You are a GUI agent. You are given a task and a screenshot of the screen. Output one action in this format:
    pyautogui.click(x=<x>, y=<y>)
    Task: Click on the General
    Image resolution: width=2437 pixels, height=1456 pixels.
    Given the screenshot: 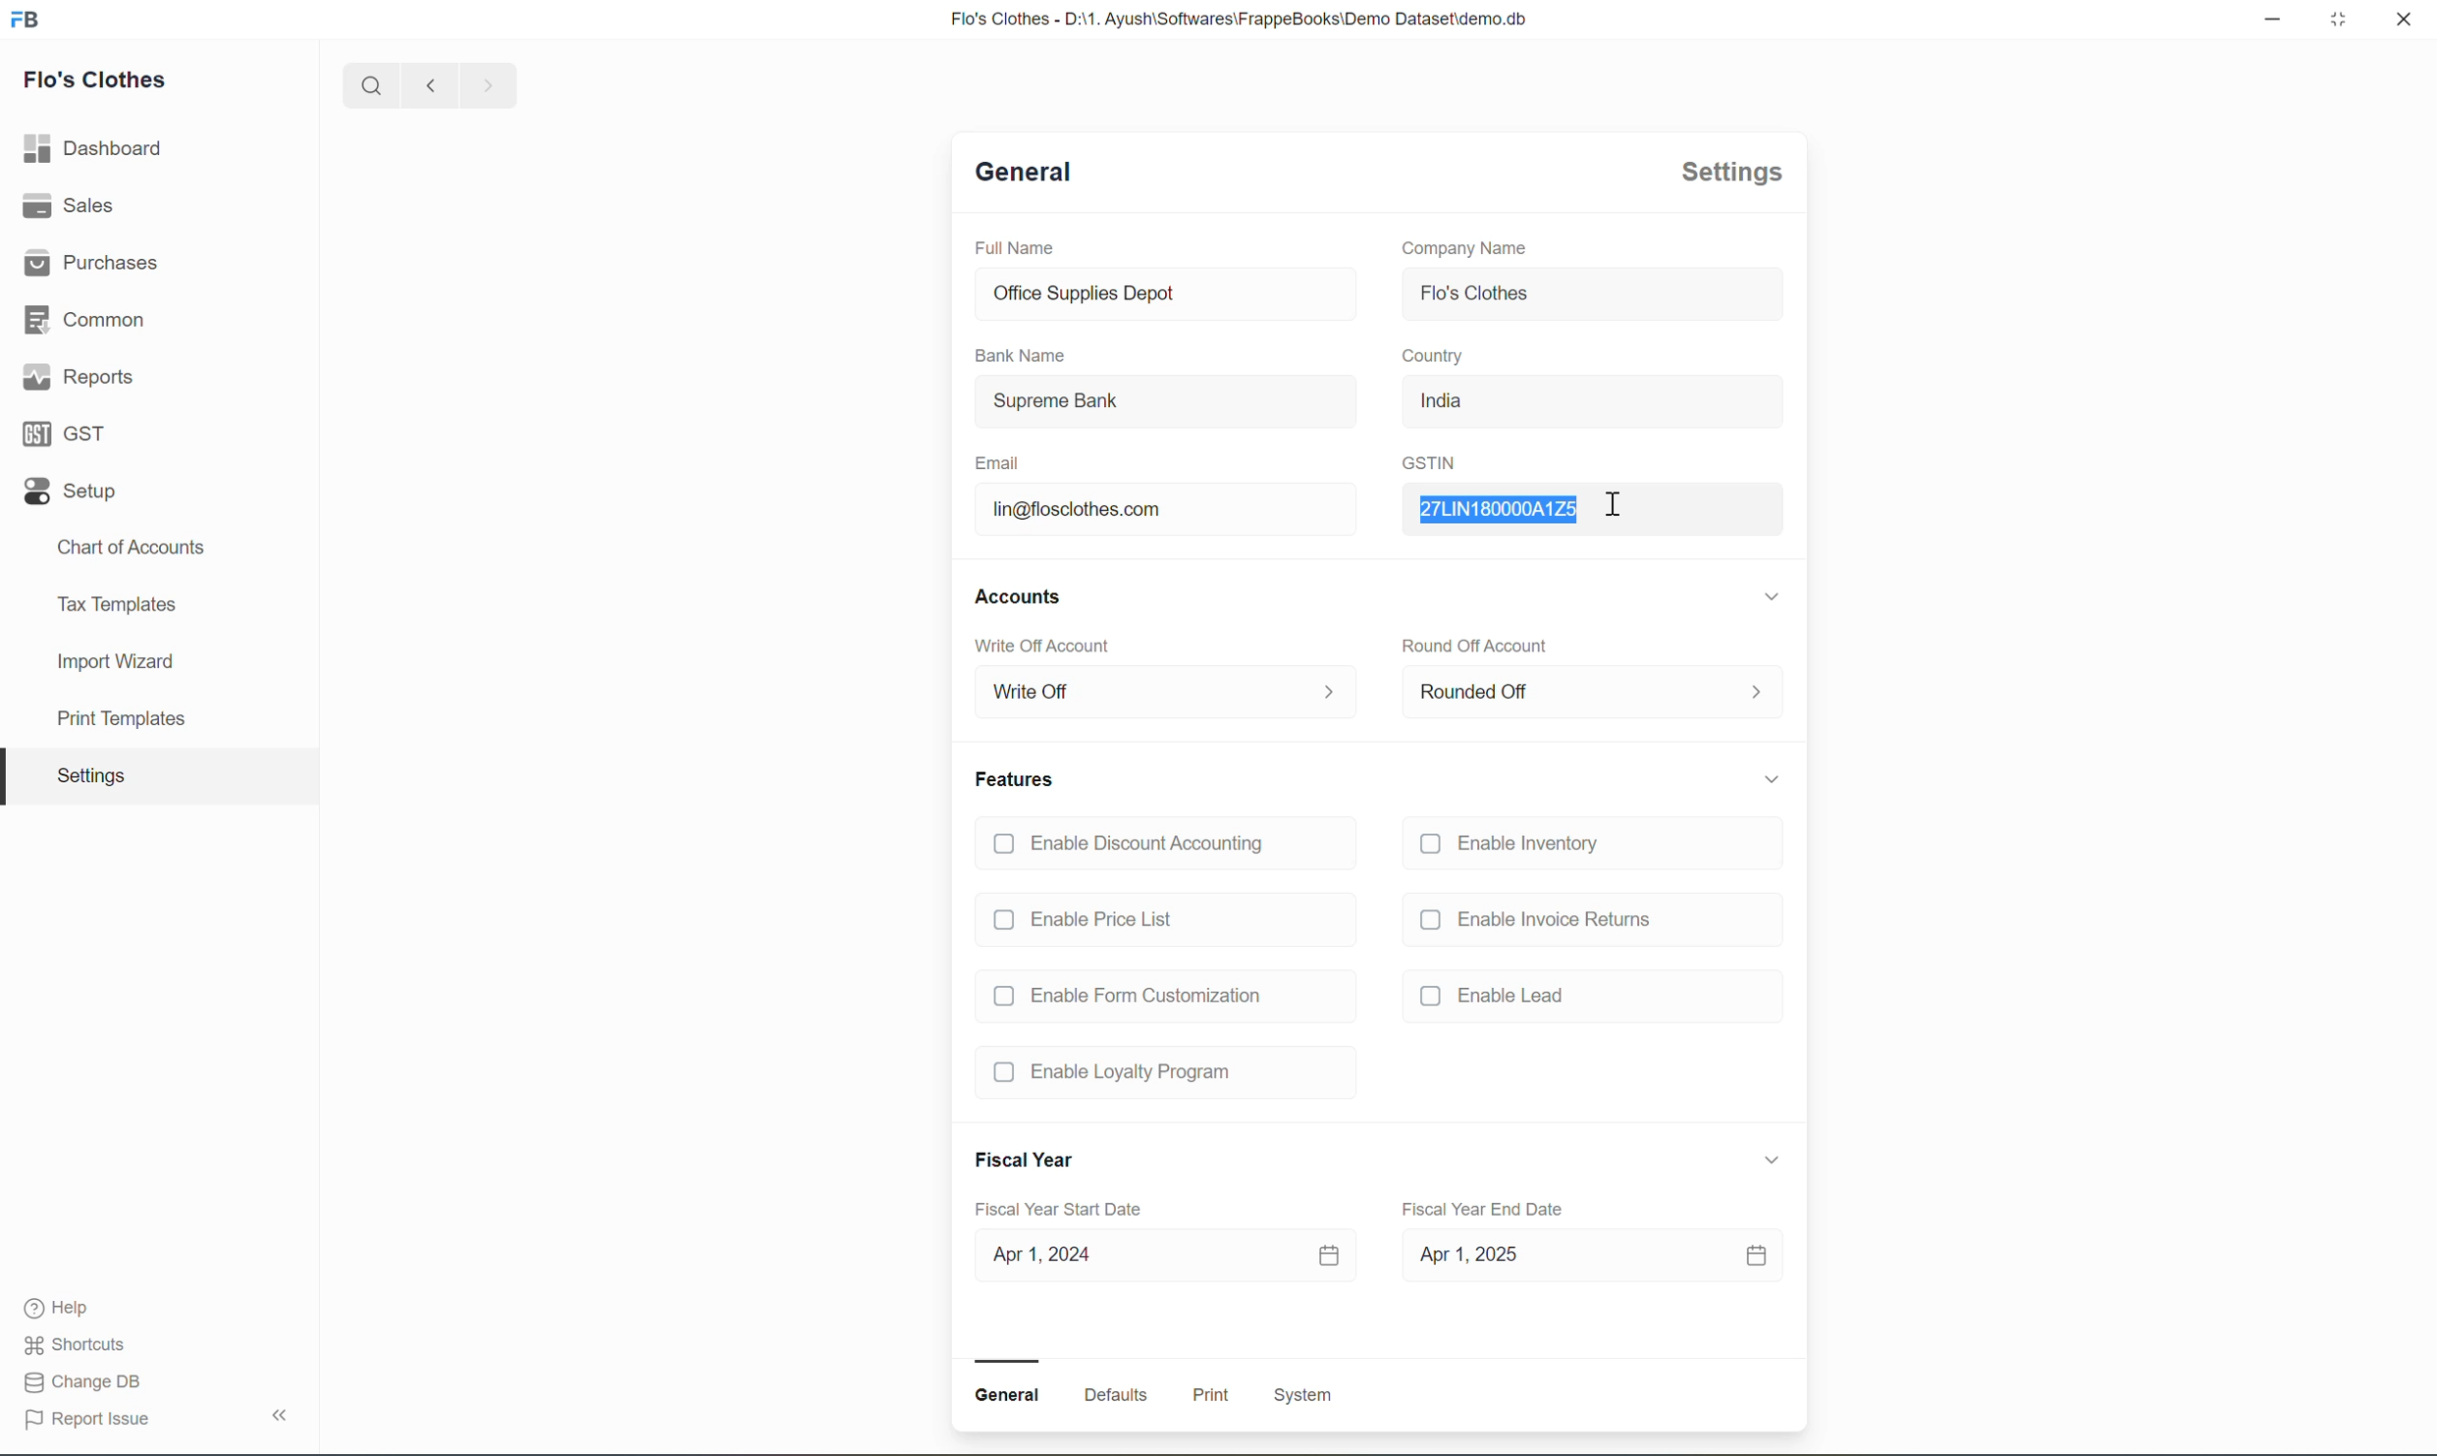 What is the action you would take?
    pyautogui.click(x=1018, y=170)
    